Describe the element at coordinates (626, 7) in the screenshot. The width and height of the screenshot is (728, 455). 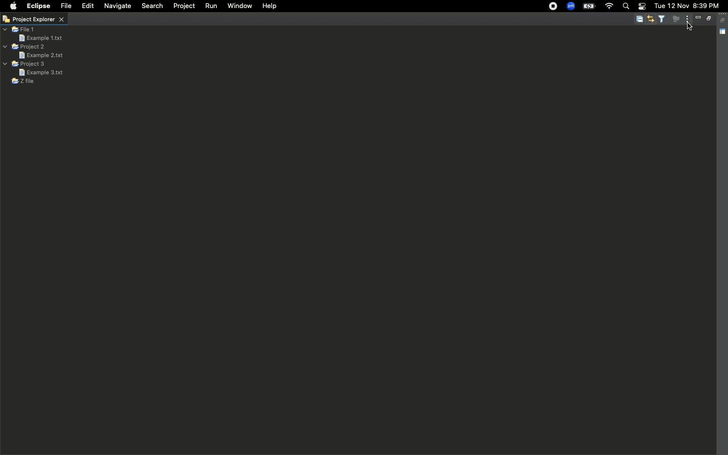
I see `Search` at that location.